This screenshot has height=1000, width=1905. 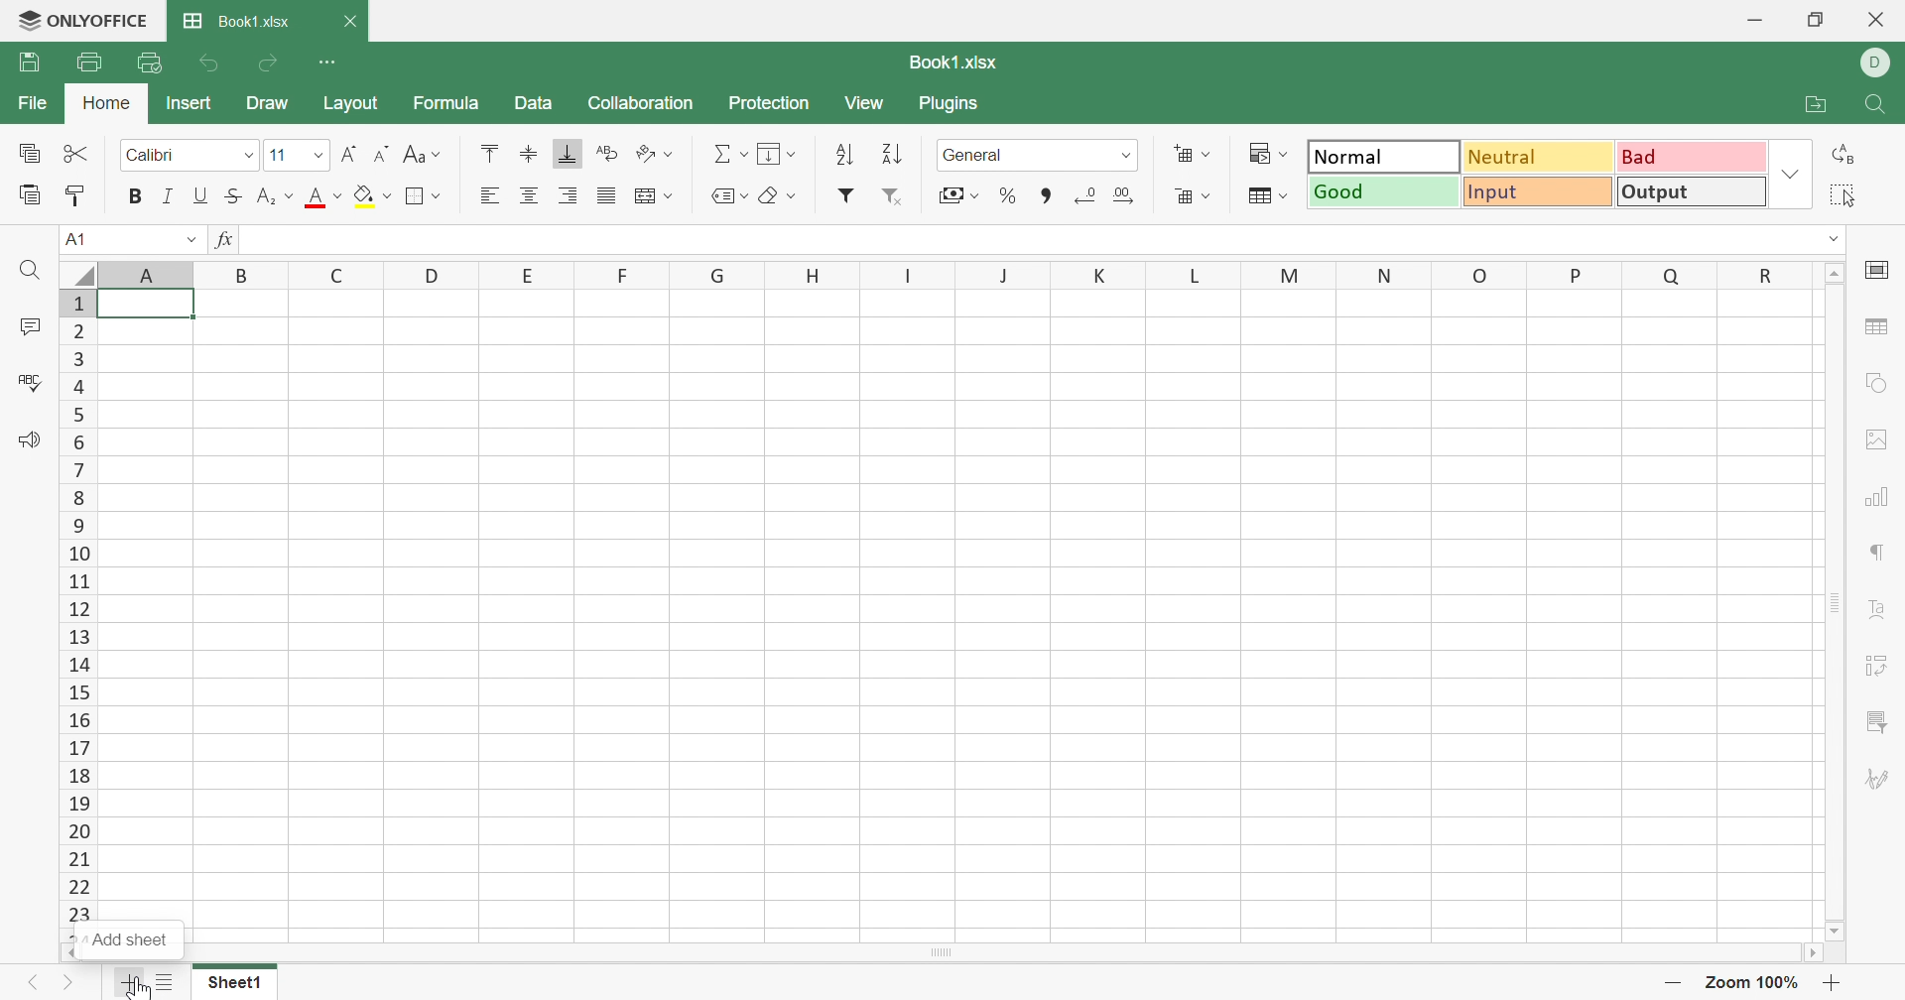 What do you see at coordinates (85, 638) in the screenshot?
I see `13` at bounding box center [85, 638].